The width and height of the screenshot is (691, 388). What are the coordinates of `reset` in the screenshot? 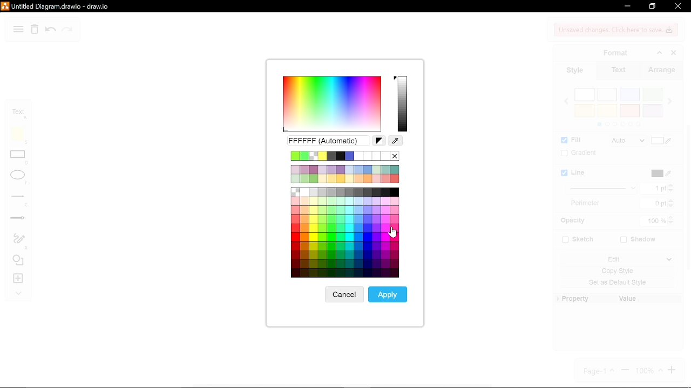 It's located at (378, 141).